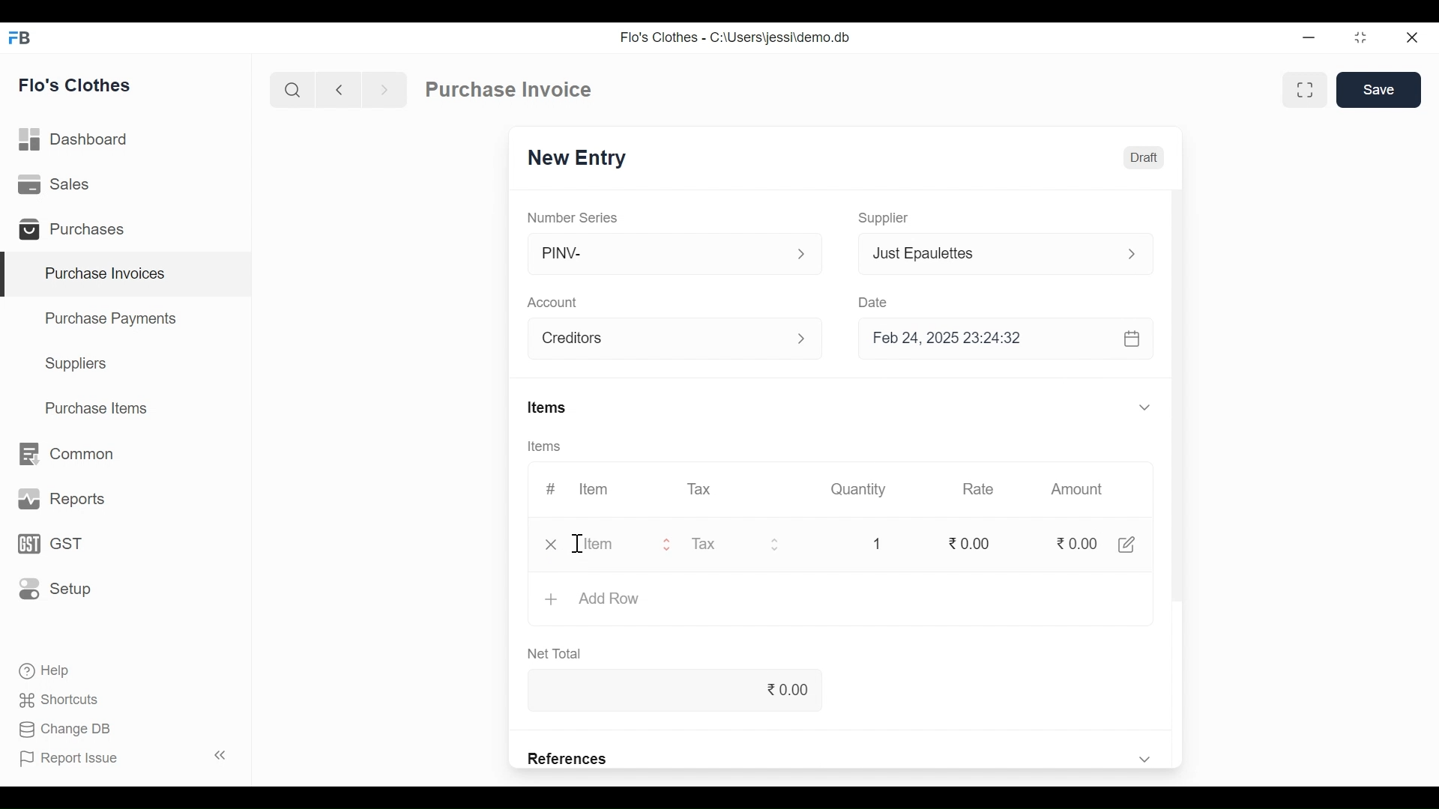 The height and width of the screenshot is (809, 1439). Describe the element at coordinates (1131, 254) in the screenshot. I see `Expand` at that location.